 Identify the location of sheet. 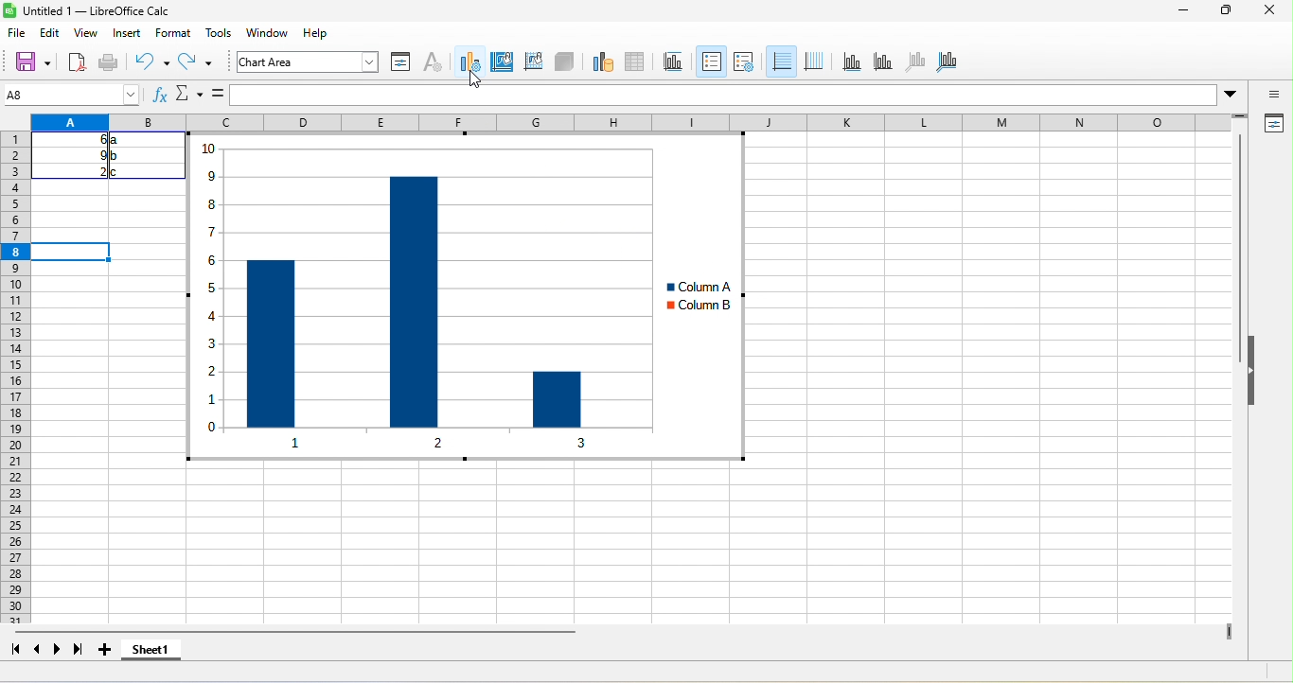
(262, 30).